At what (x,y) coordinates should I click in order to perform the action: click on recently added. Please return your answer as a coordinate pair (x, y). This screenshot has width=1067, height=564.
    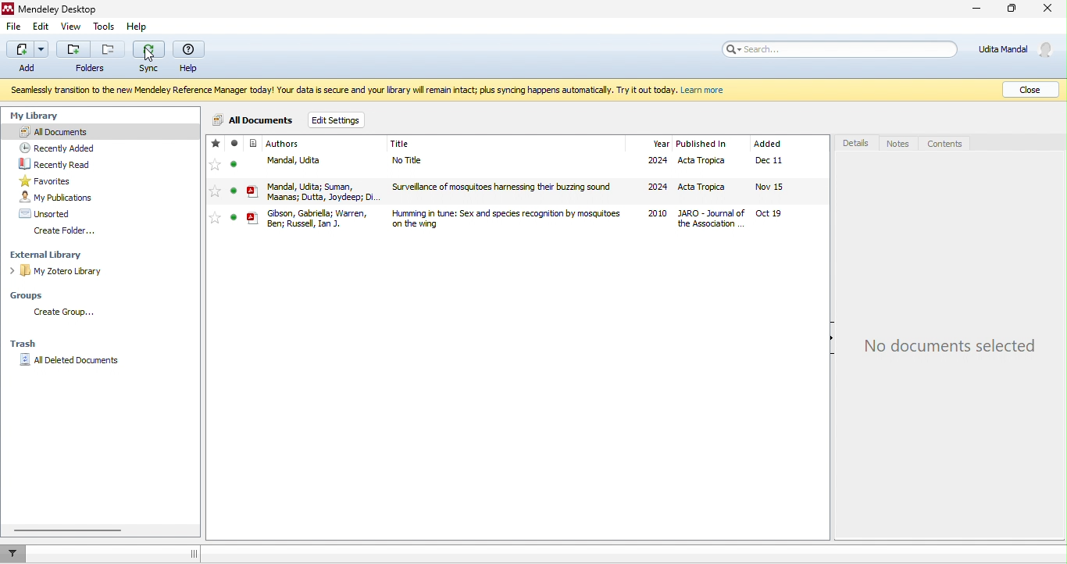
    Looking at the image, I should click on (57, 147).